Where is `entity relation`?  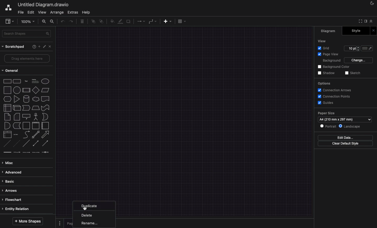 entity relation is located at coordinates (16, 209).